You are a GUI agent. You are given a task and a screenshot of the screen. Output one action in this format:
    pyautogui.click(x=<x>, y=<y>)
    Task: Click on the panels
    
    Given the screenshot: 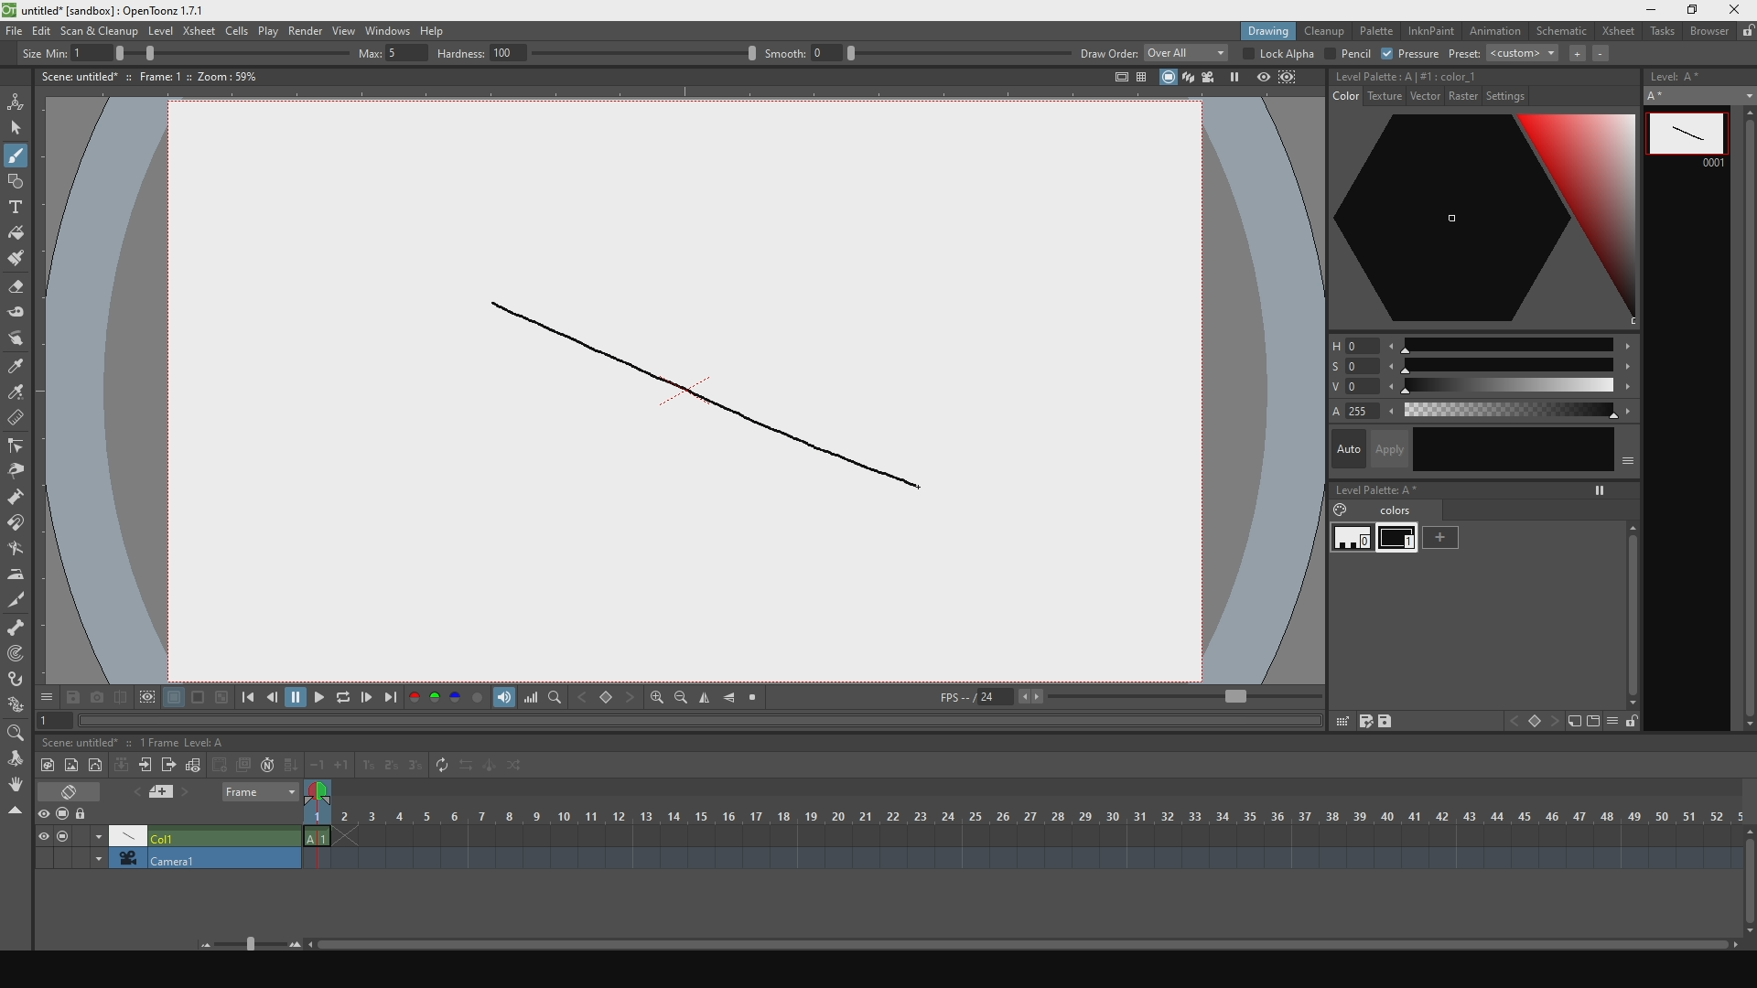 What is the action you would take?
    pyautogui.click(x=1142, y=80)
    